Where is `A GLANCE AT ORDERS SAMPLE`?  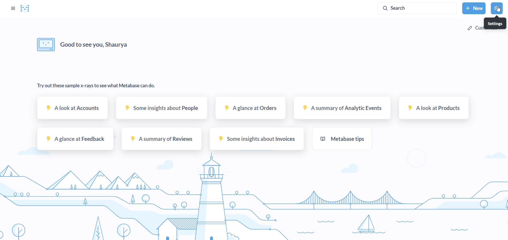 A GLANCE AT ORDERS SAMPLE is located at coordinates (252, 109).